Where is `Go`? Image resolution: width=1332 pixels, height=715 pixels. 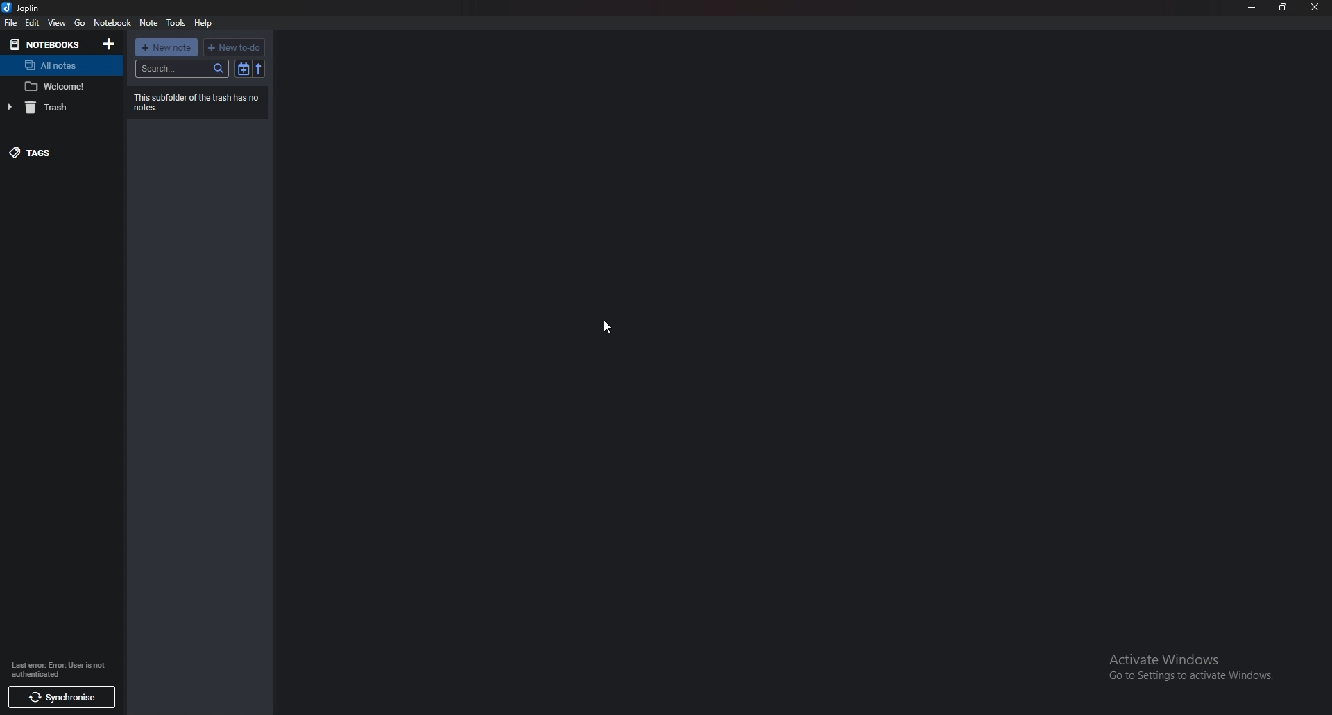 Go is located at coordinates (79, 22).